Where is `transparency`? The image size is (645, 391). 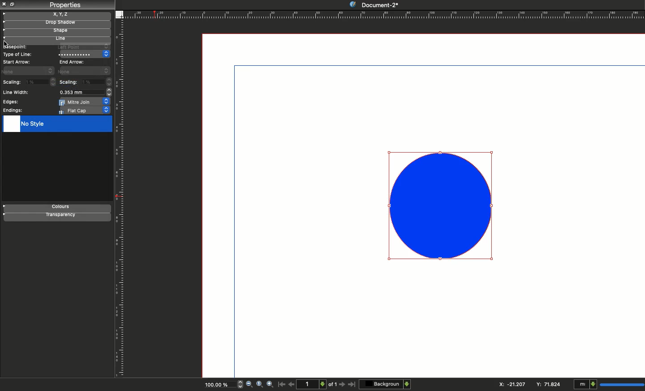 transparency is located at coordinates (57, 217).